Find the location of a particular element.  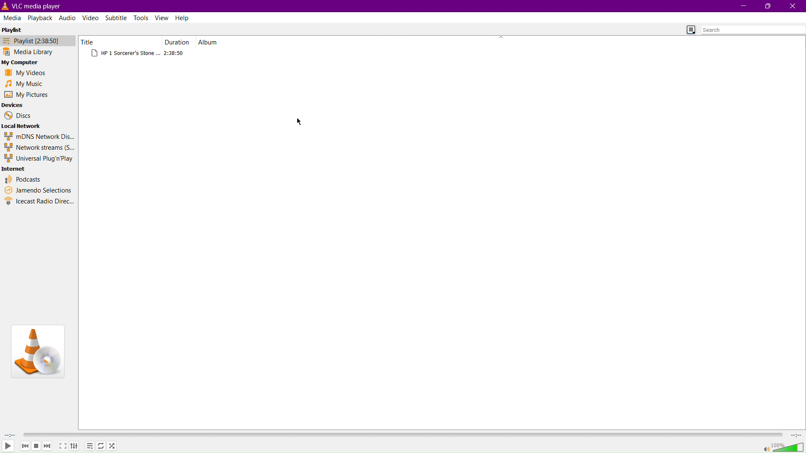

Play is located at coordinates (8, 447).